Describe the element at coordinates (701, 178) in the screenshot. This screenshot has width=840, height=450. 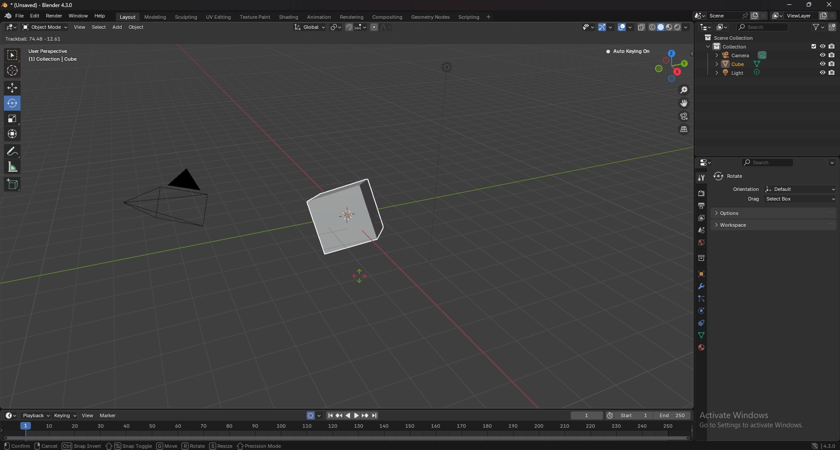
I see `tool` at that location.